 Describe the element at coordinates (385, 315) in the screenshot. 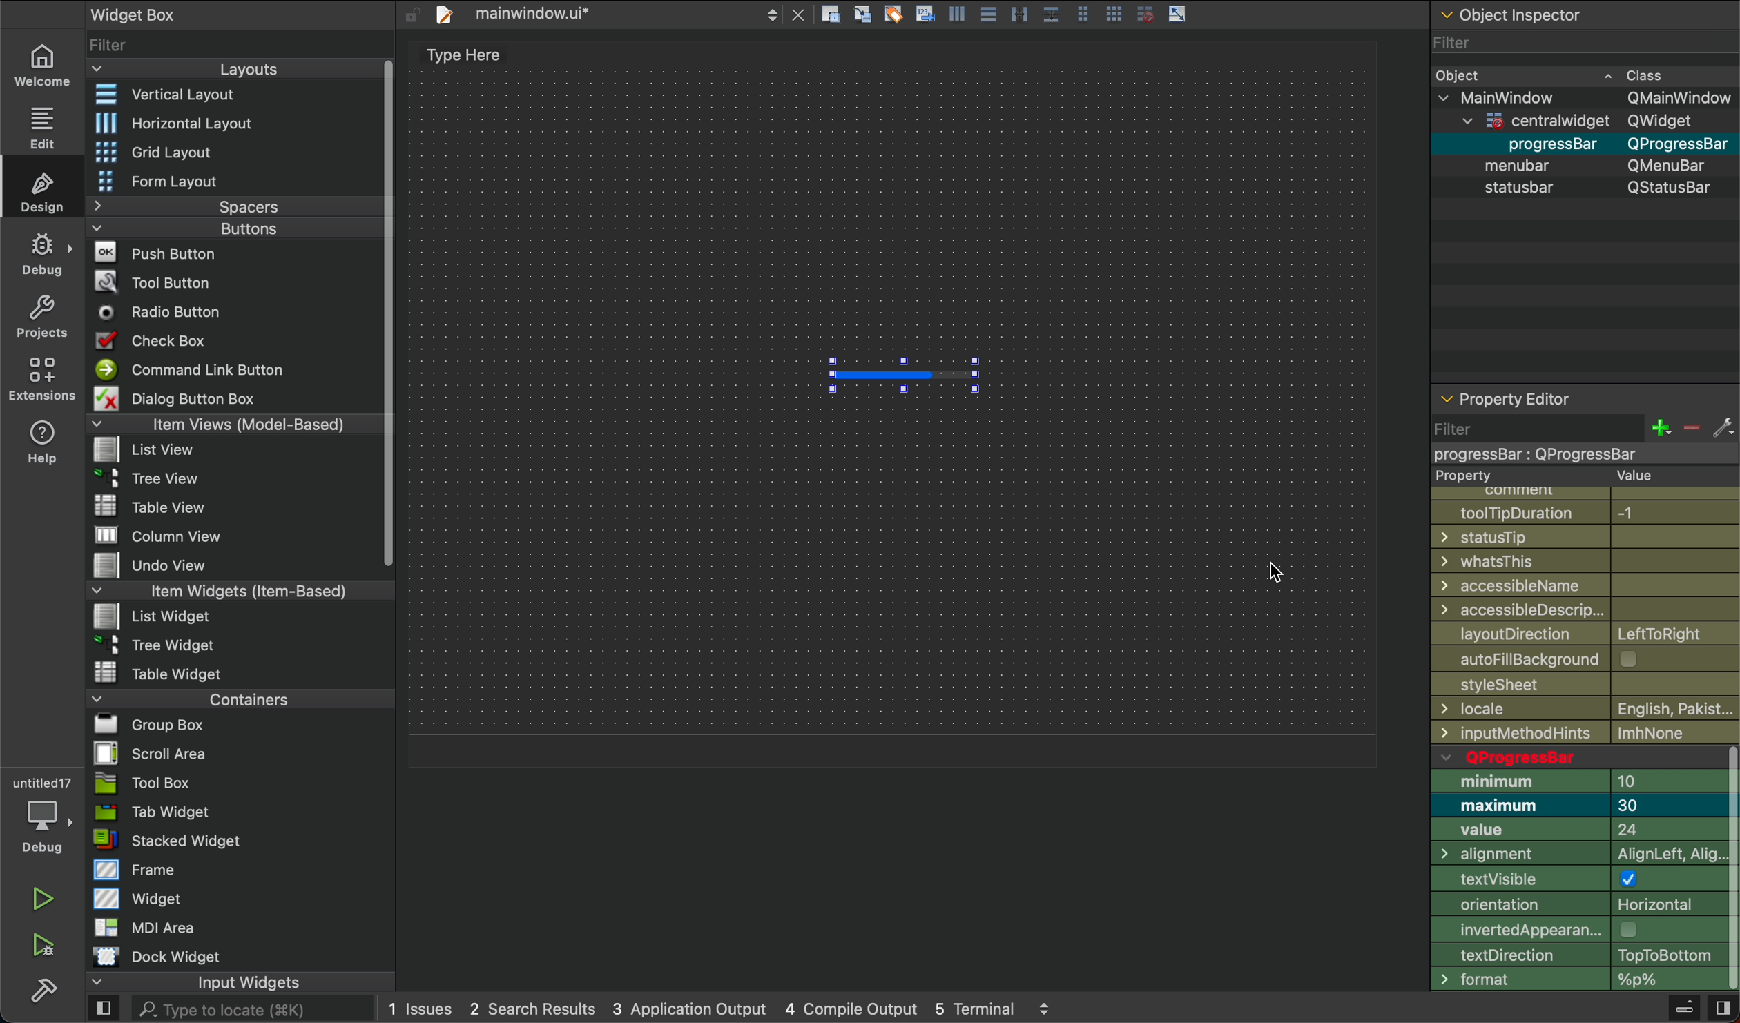

I see `Vertical Scroll` at that location.